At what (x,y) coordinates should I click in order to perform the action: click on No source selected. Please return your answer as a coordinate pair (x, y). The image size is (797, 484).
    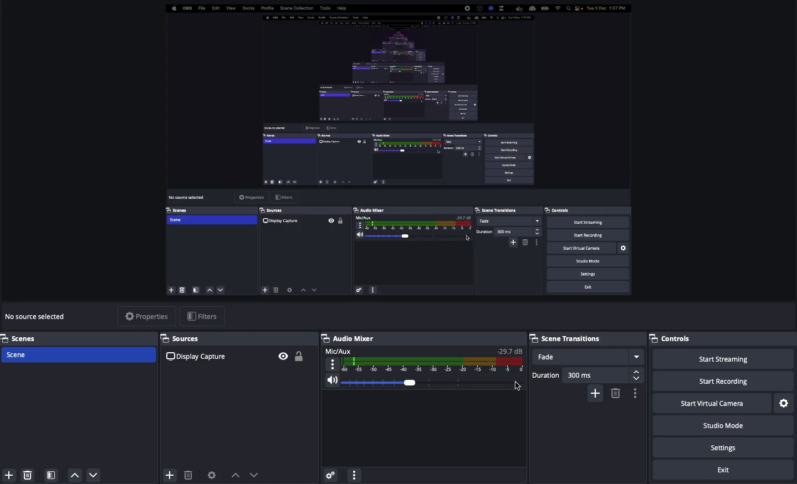
    Looking at the image, I should click on (38, 316).